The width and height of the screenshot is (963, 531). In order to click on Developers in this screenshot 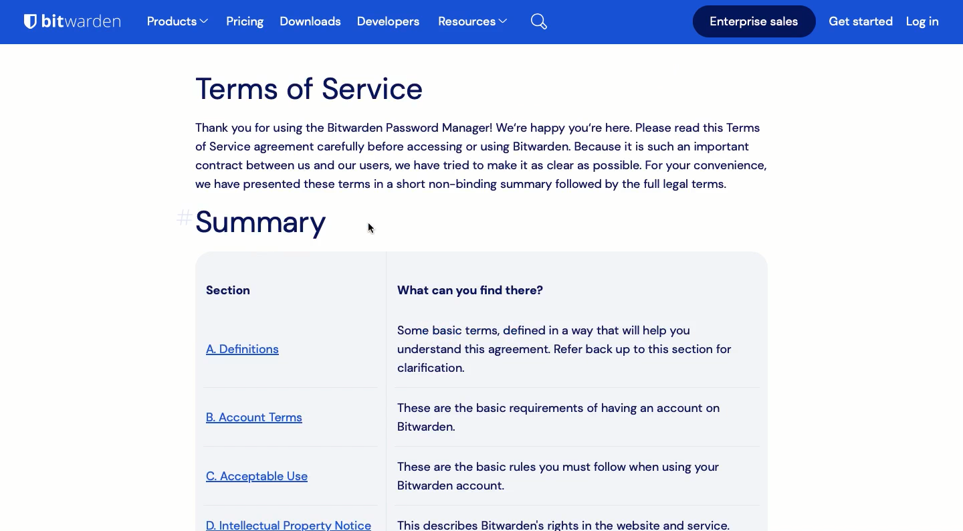, I will do `click(388, 22)`.